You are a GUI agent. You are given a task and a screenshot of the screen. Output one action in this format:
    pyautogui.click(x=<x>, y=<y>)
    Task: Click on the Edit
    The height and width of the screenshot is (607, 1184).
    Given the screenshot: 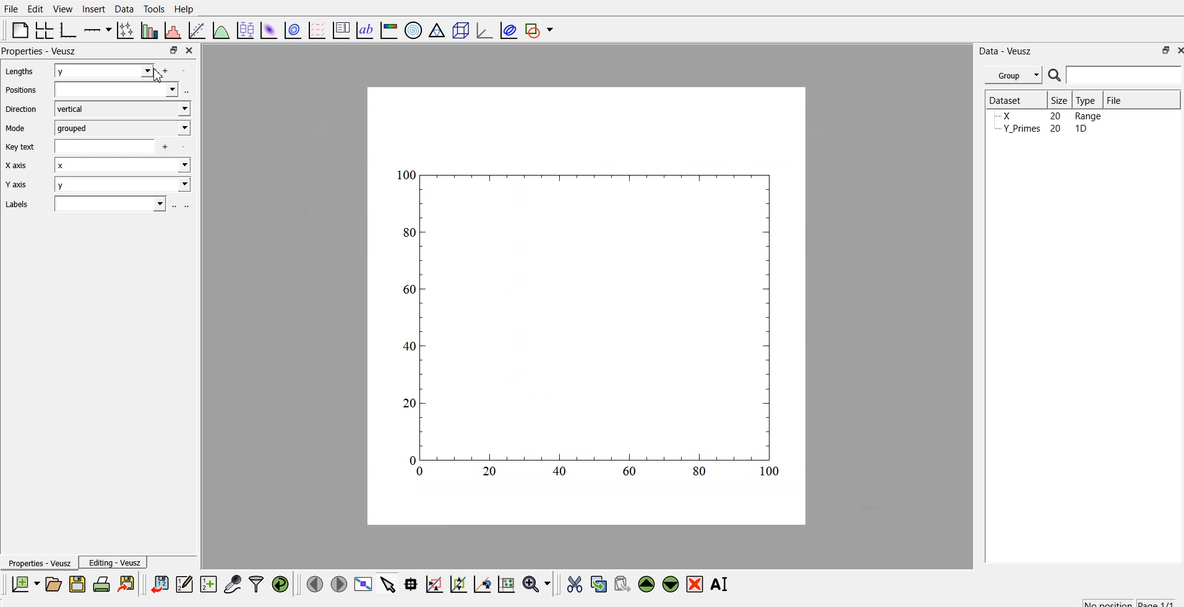 What is the action you would take?
    pyautogui.click(x=33, y=8)
    